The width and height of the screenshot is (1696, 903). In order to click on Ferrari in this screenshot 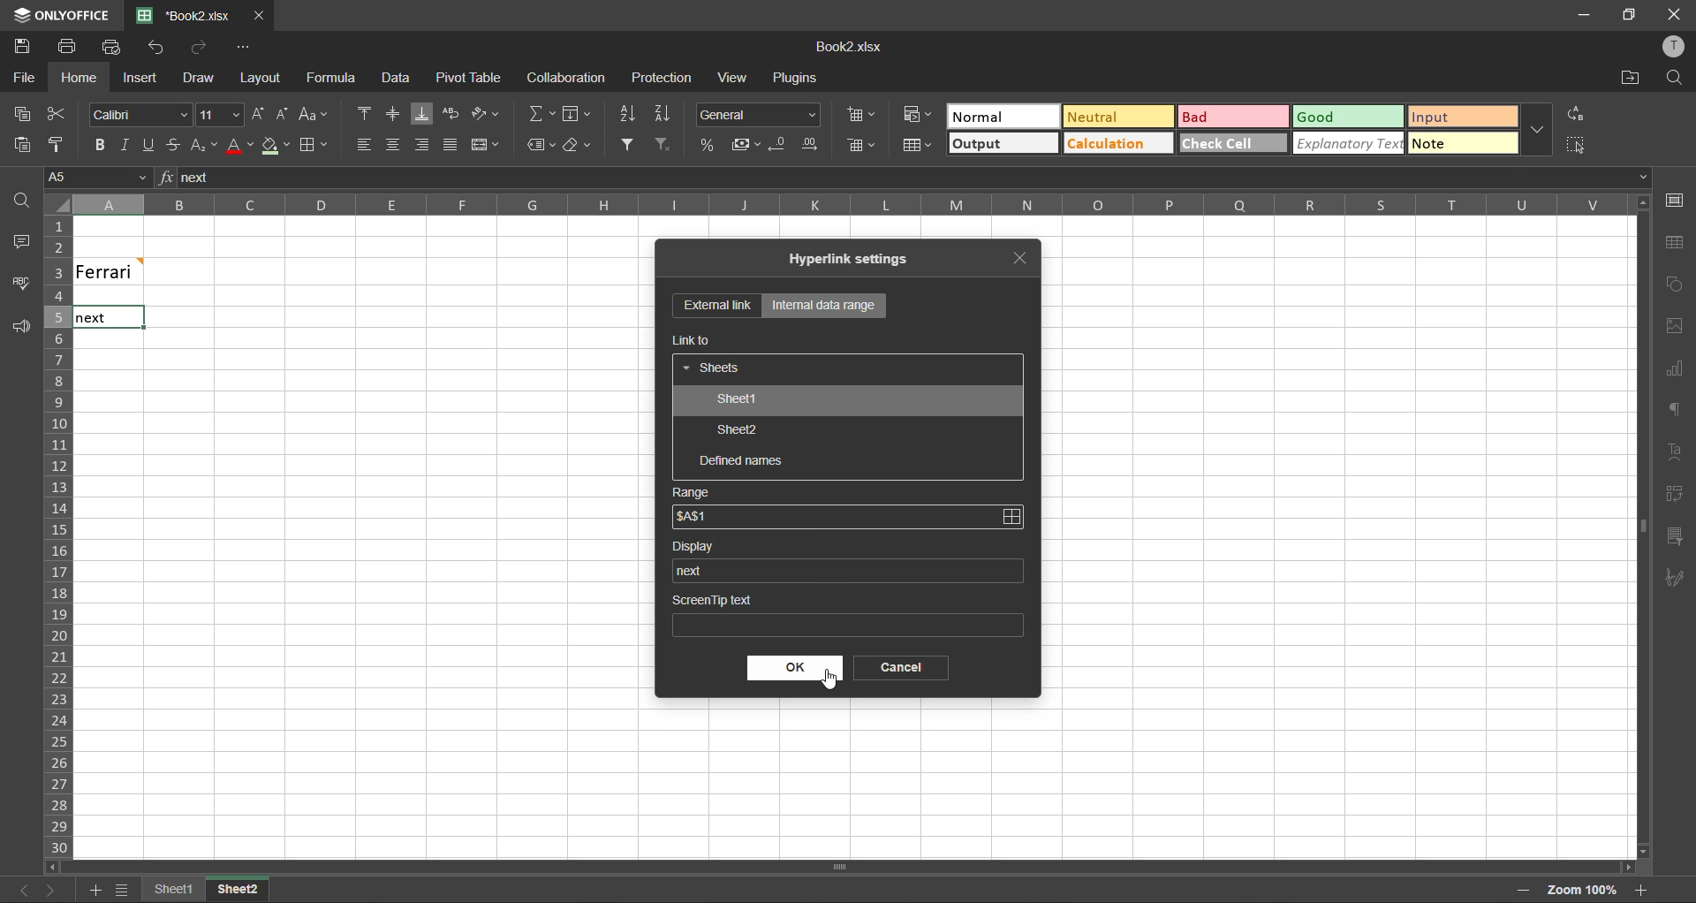, I will do `click(134, 270)`.